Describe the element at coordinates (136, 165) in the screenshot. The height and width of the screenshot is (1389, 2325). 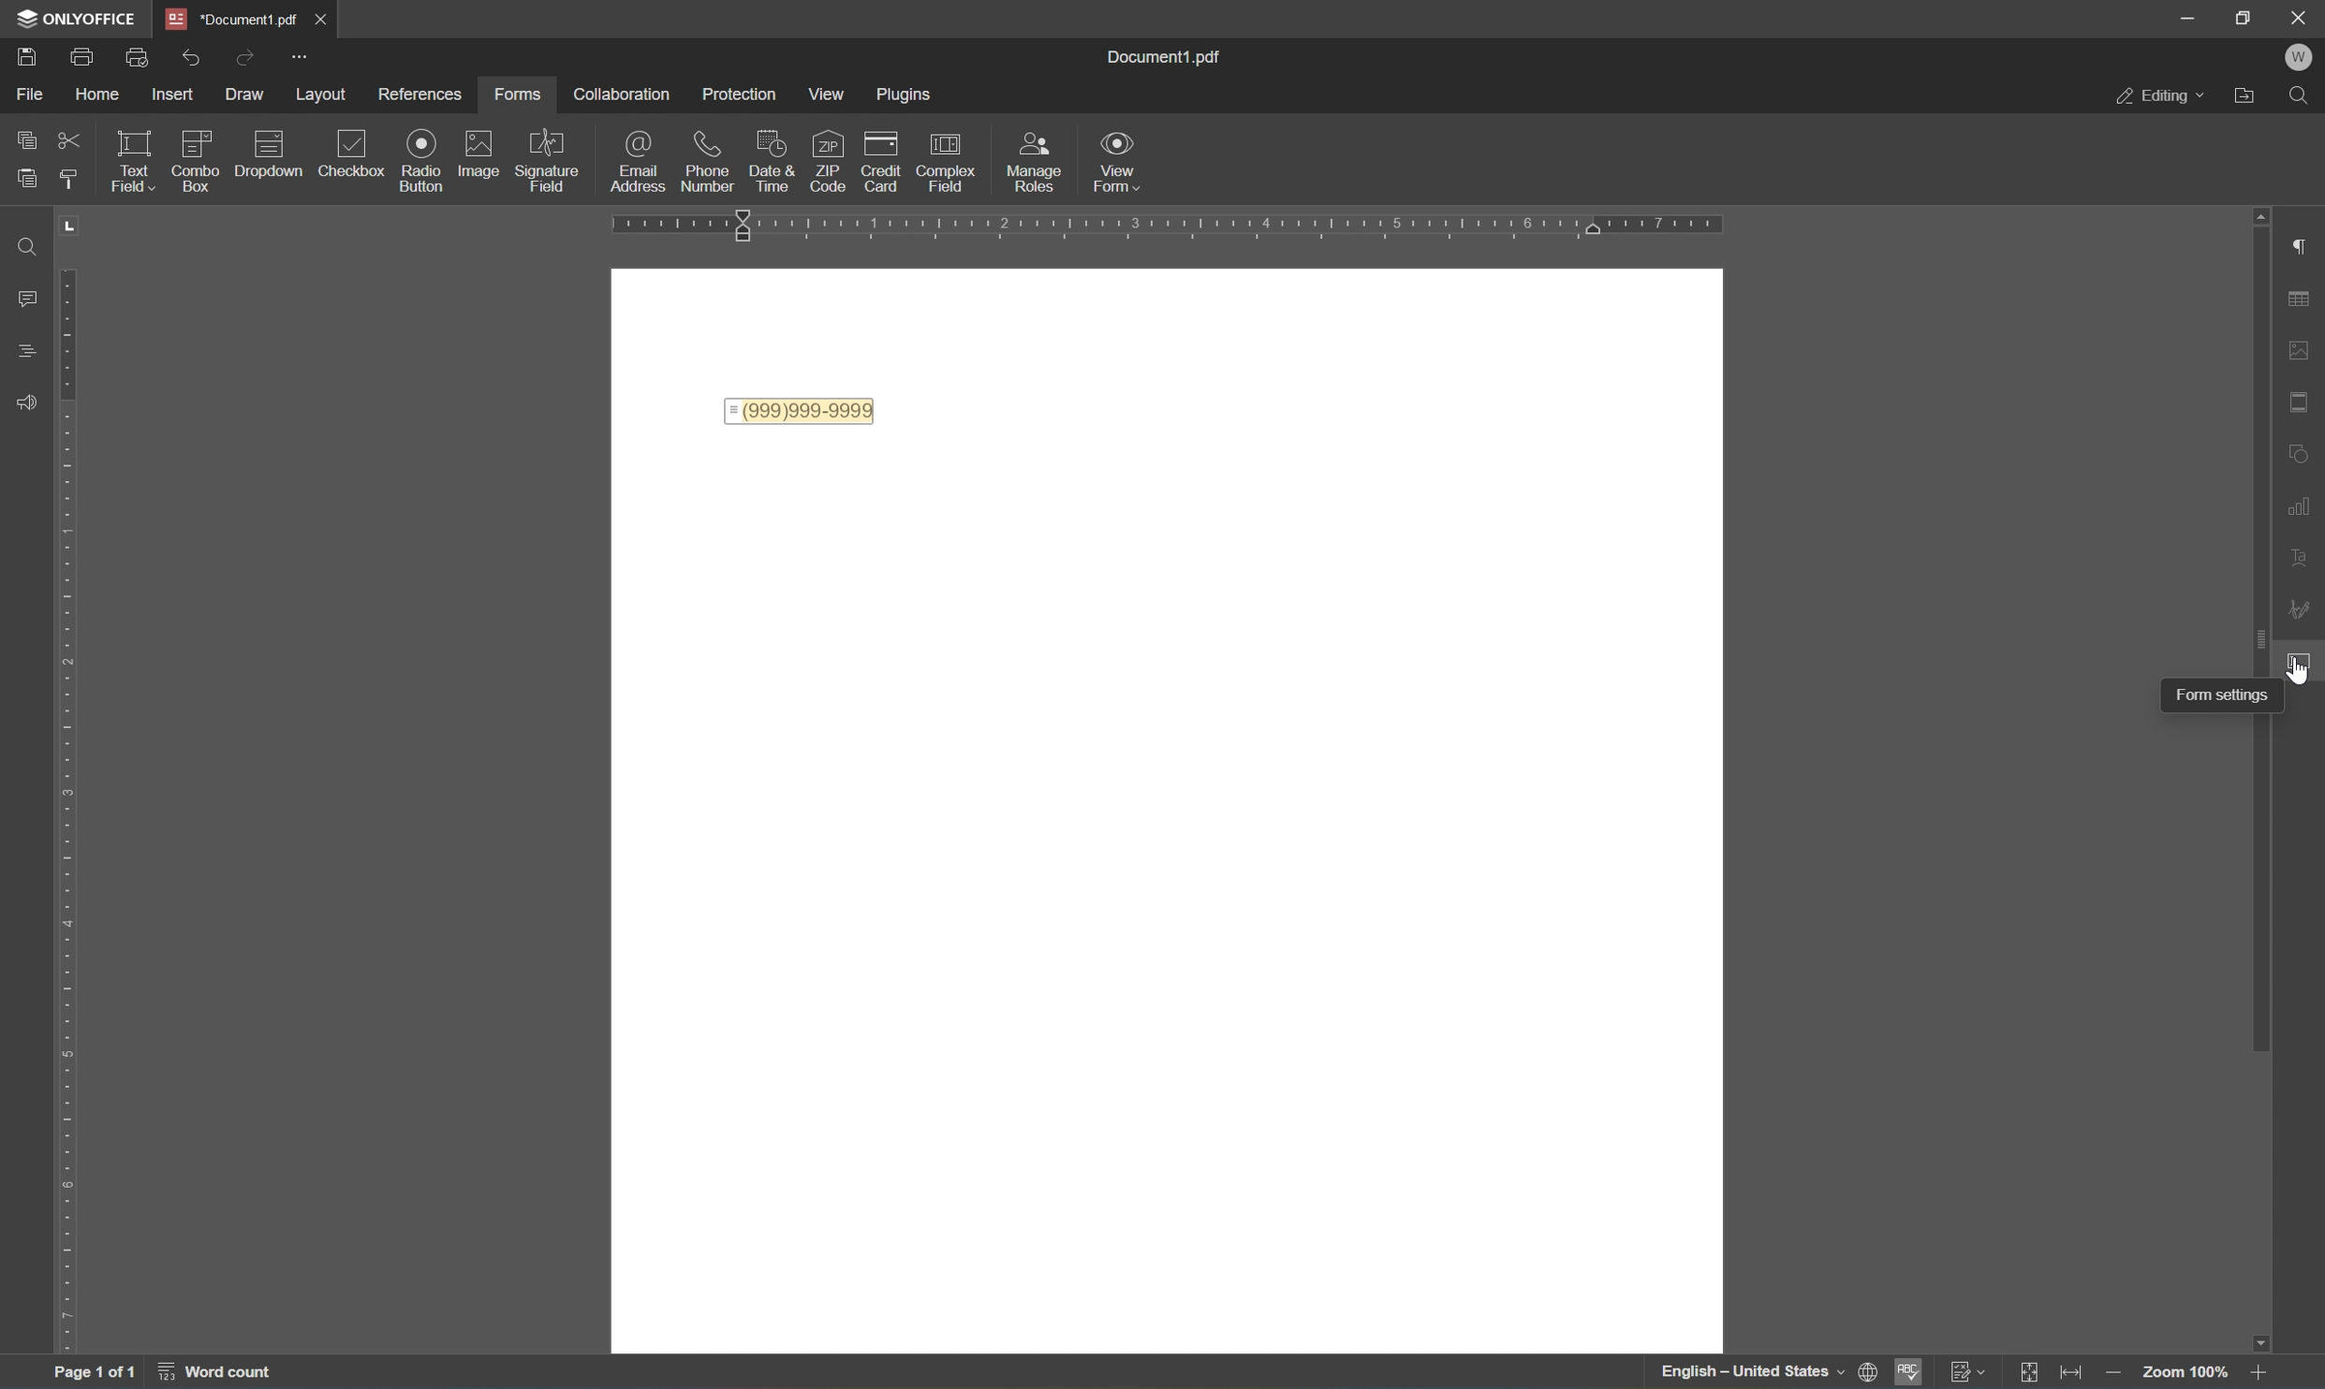
I see `text field` at that location.